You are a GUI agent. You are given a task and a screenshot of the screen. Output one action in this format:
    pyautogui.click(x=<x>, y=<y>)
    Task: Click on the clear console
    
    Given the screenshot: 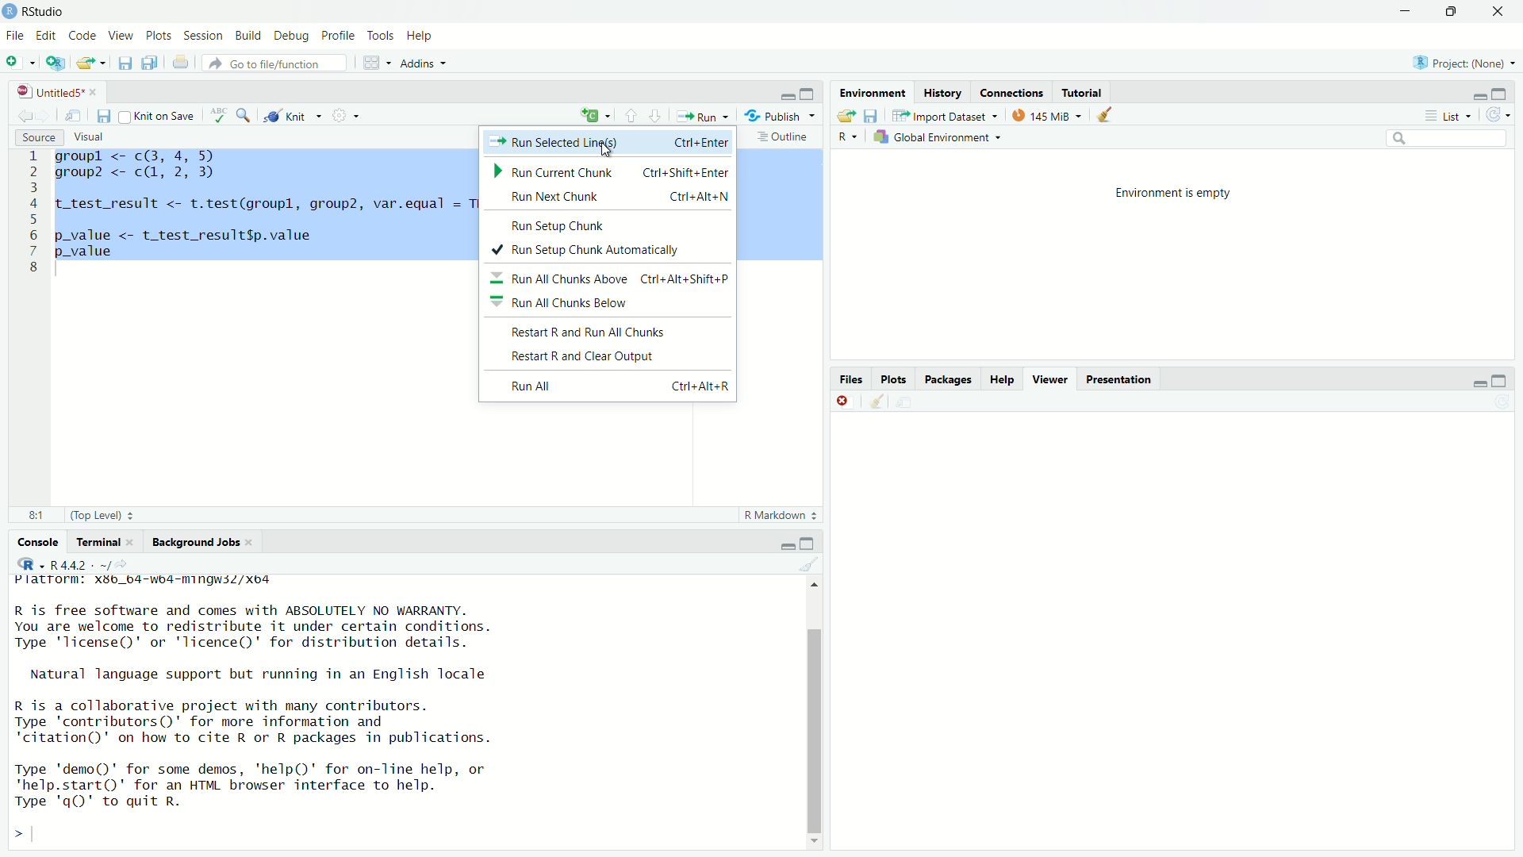 What is the action you would take?
    pyautogui.click(x=874, y=400)
    